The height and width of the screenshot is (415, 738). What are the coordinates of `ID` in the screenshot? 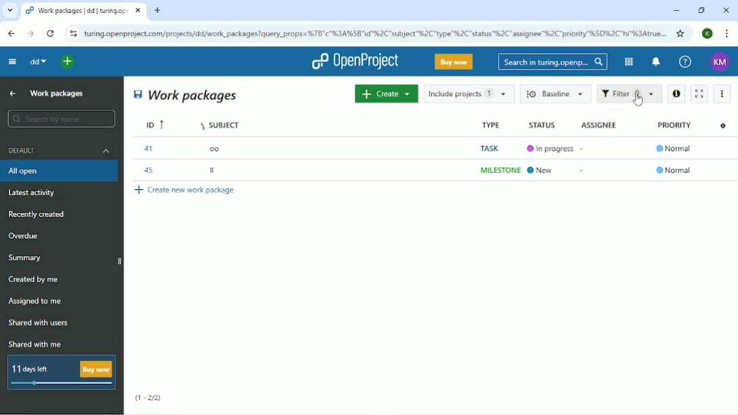 It's located at (153, 124).